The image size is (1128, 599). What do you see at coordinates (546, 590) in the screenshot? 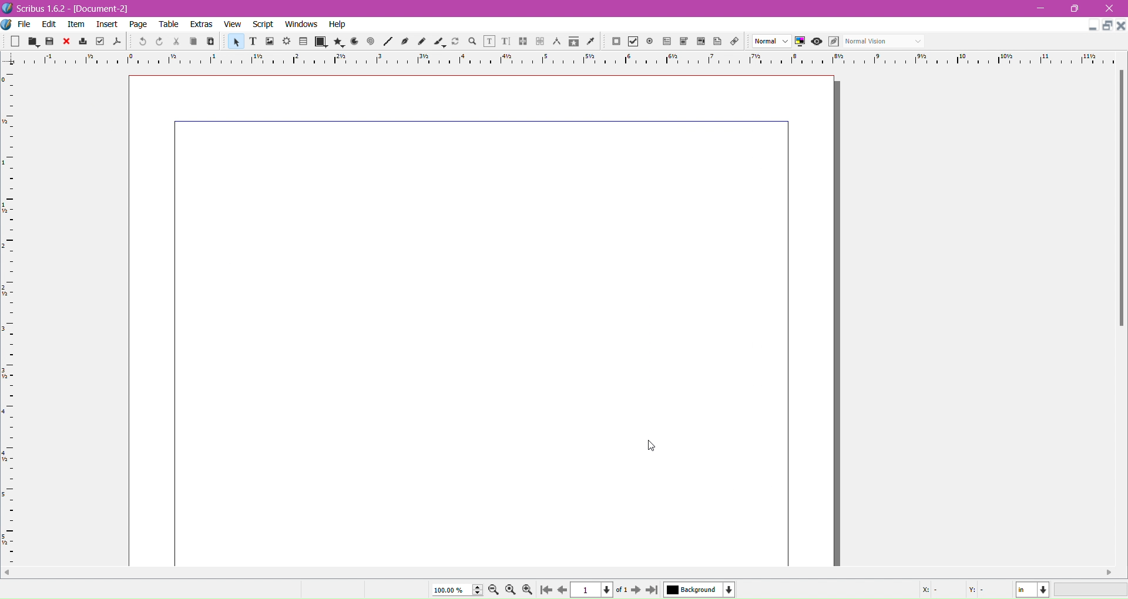
I see `skip to first` at bounding box center [546, 590].